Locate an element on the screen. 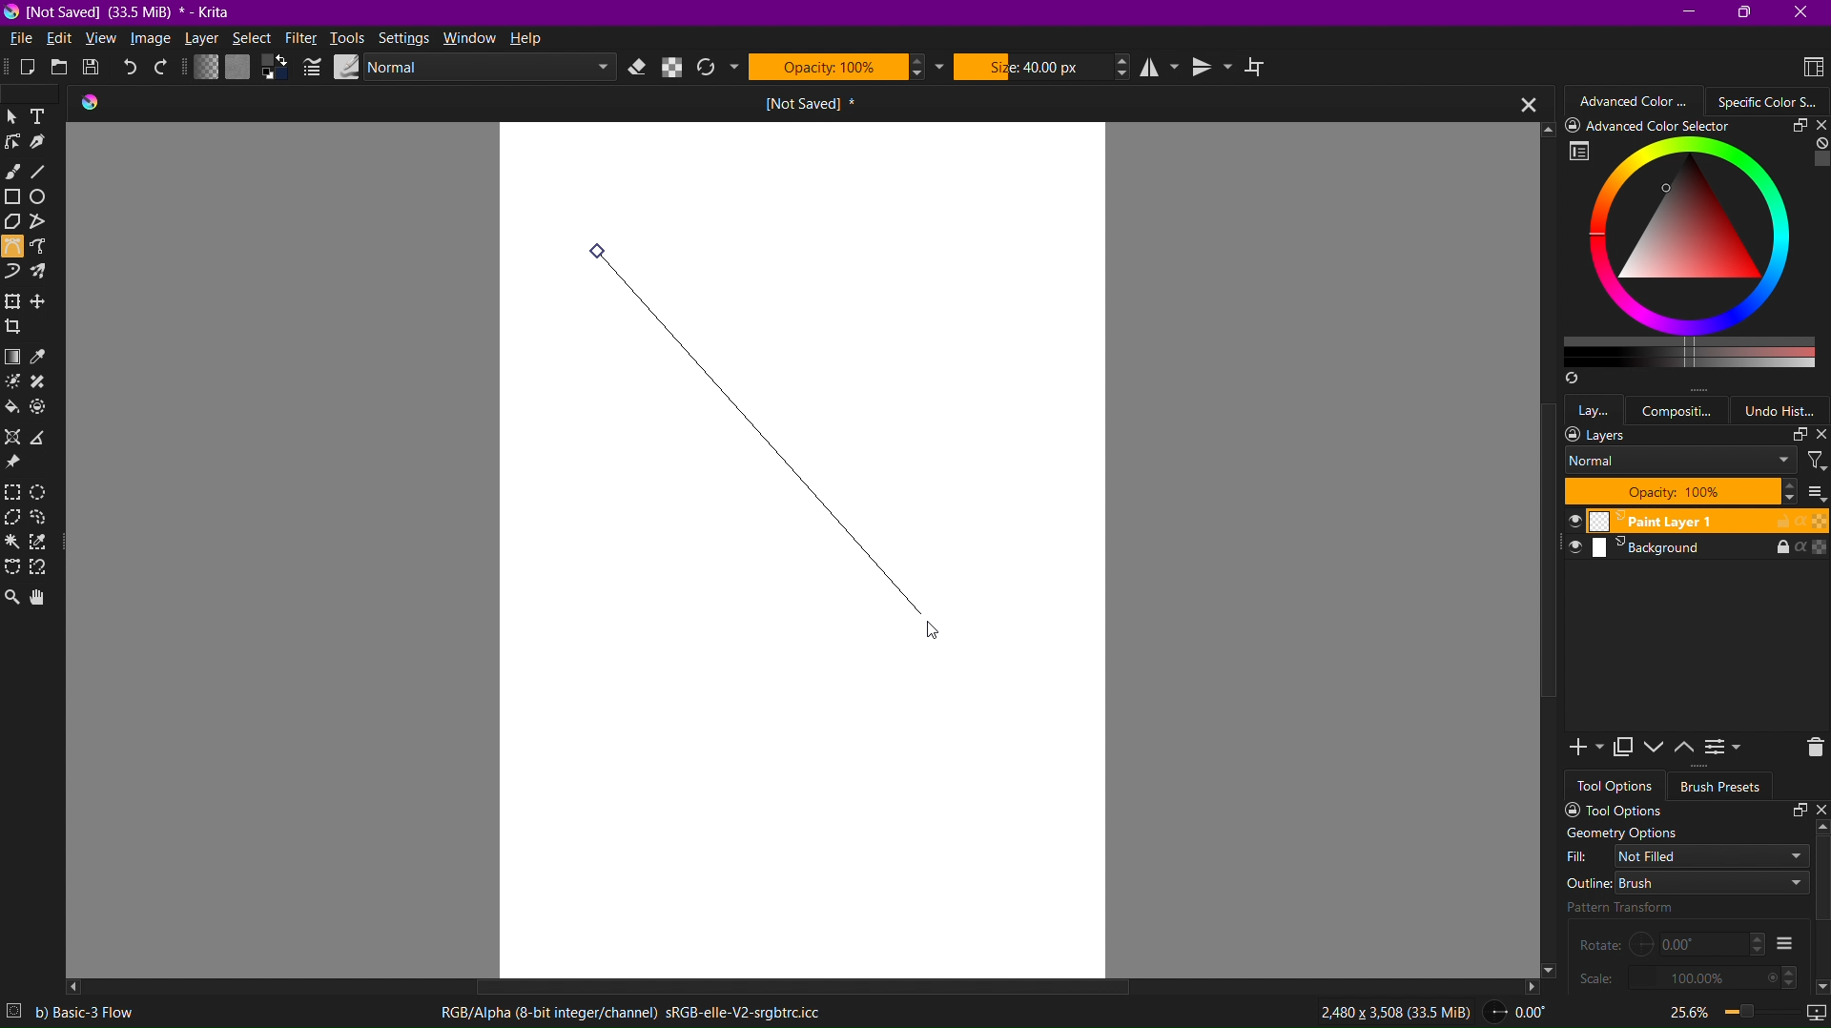  New is located at coordinates (18, 70).